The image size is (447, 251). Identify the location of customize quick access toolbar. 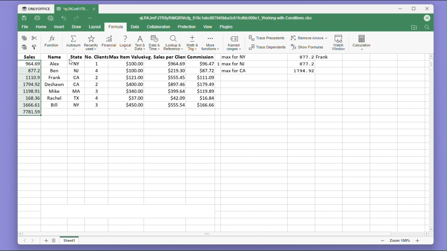
(92, 18).